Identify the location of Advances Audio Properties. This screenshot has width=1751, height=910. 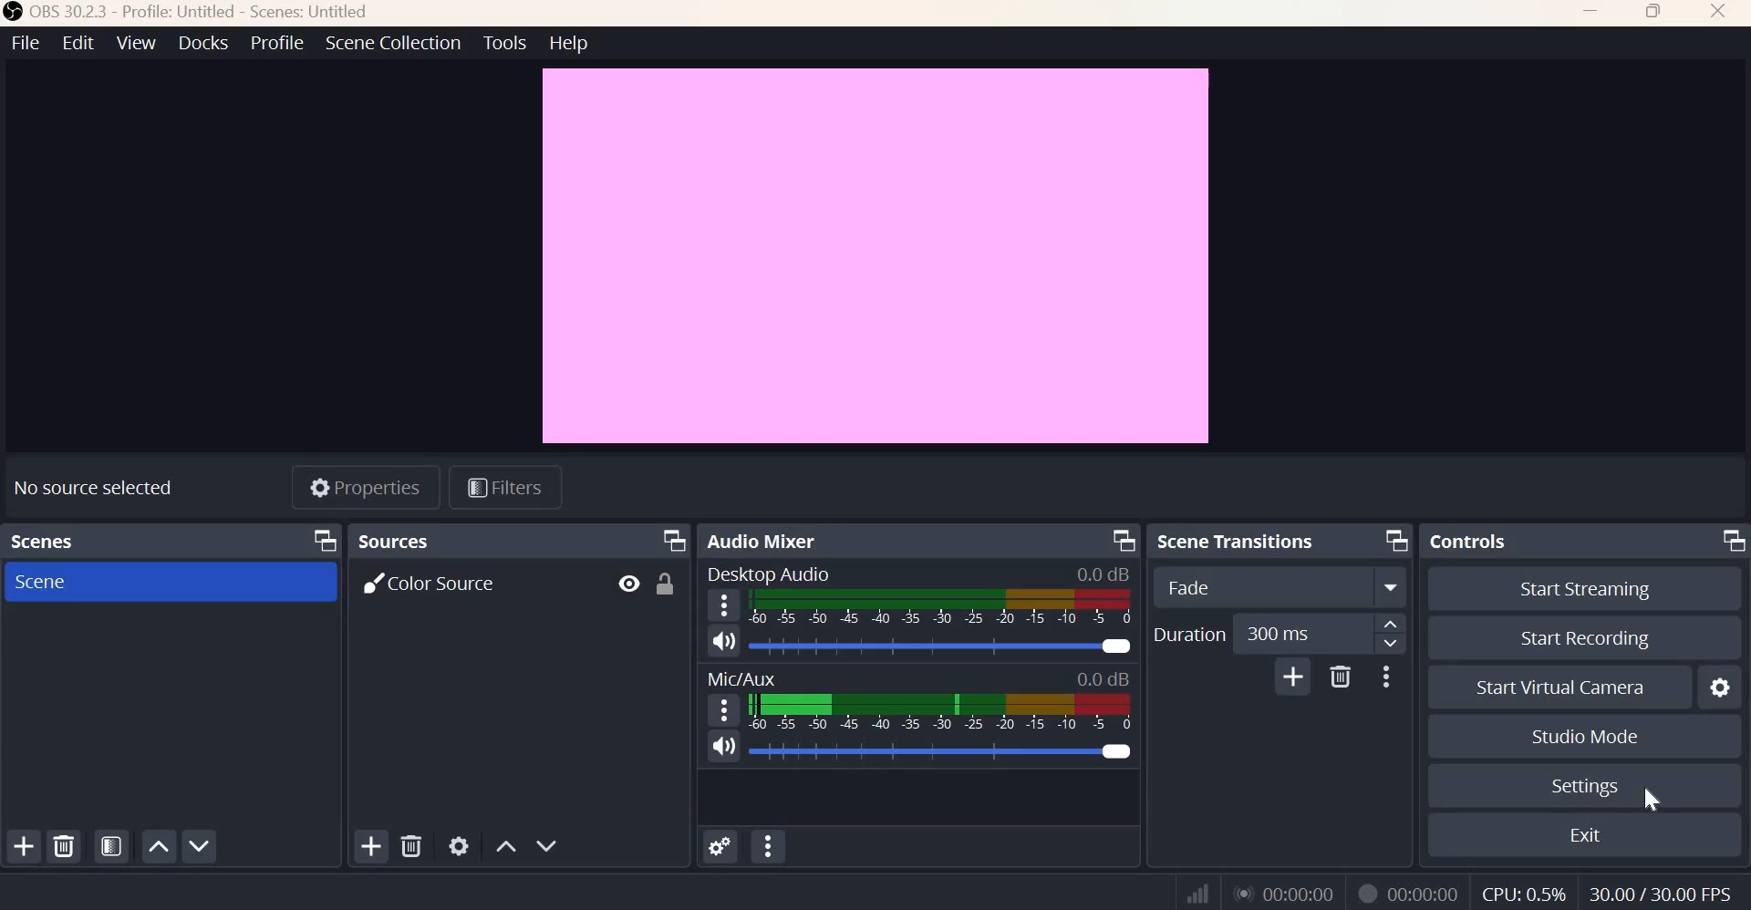
(720, 845).